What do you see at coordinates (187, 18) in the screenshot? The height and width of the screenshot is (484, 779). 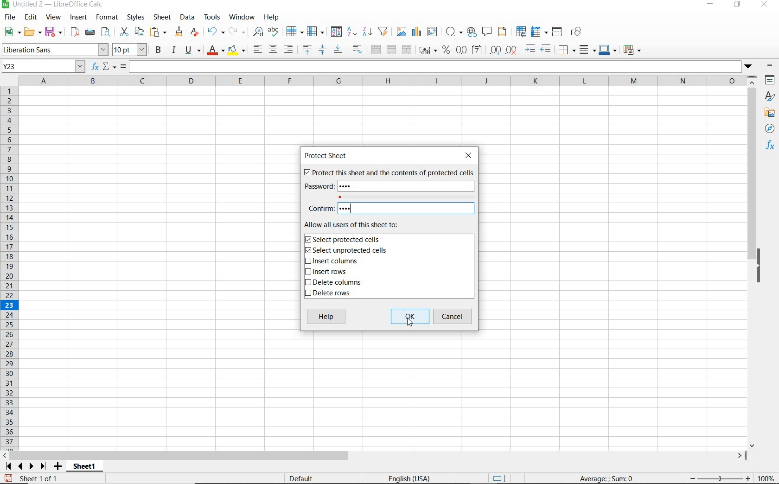 I see `DATA` at bounding box center [187, 18].